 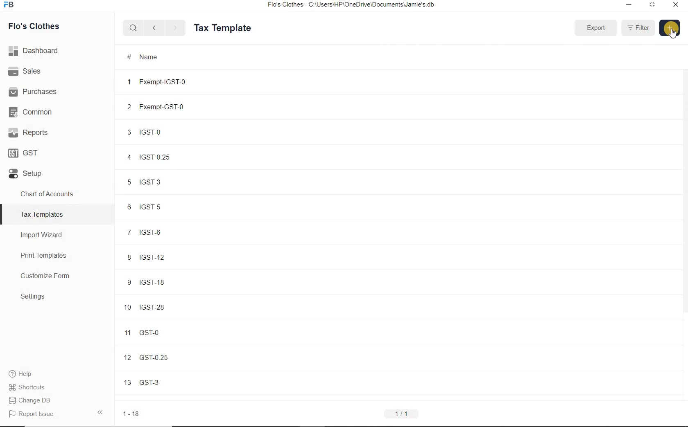 I want to click on Tax Template, so click(x=222, y=28).